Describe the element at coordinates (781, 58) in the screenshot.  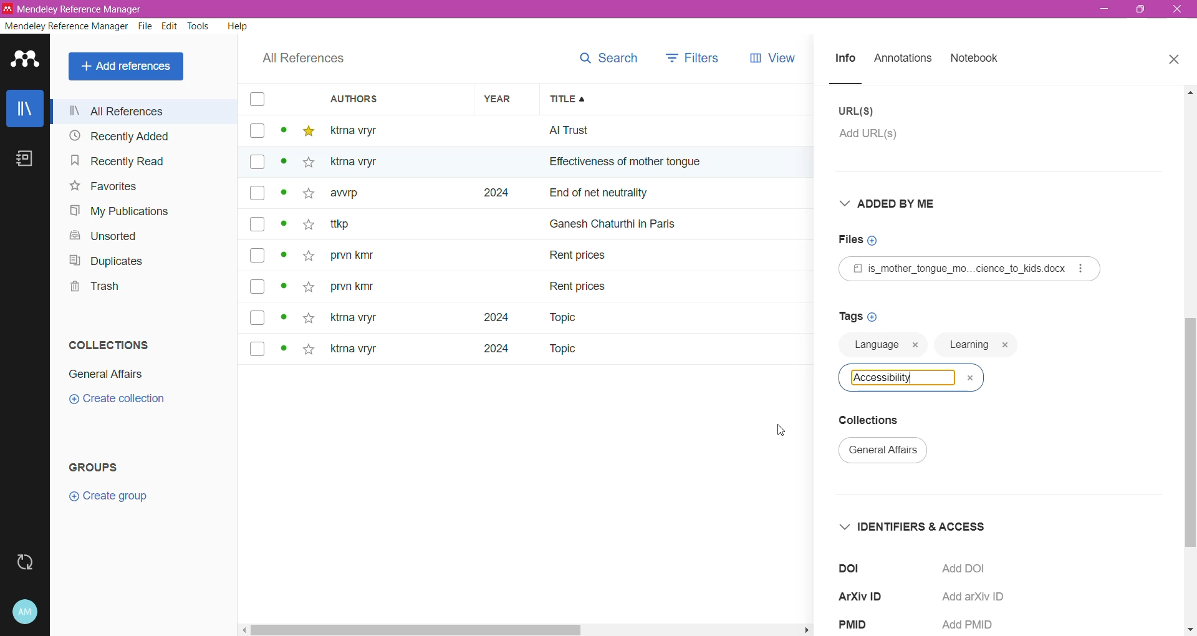
I see `views ` at that location.